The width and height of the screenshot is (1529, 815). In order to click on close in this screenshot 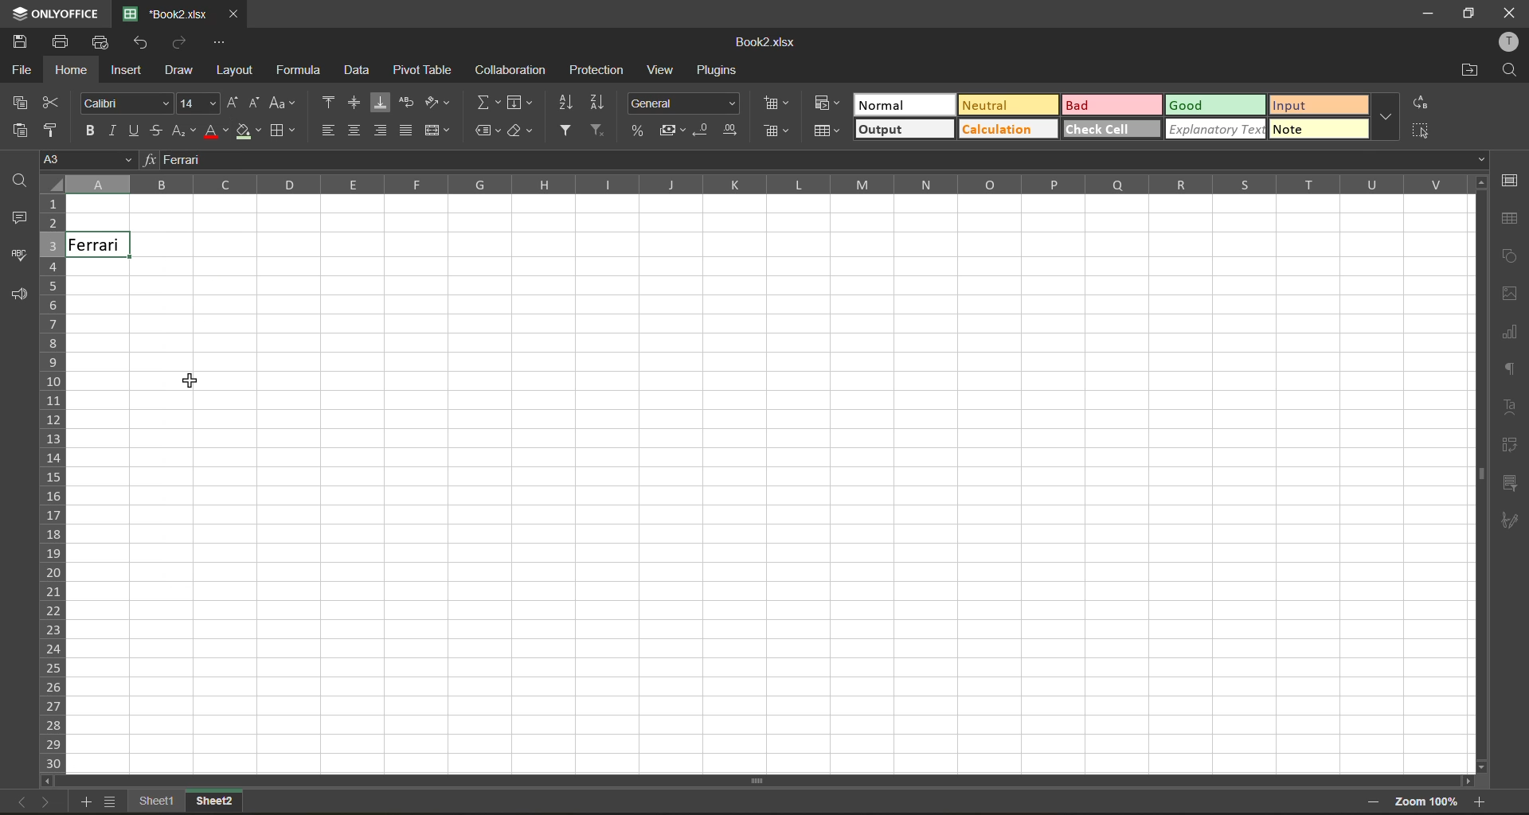, I will do `click(1513, 10)`.